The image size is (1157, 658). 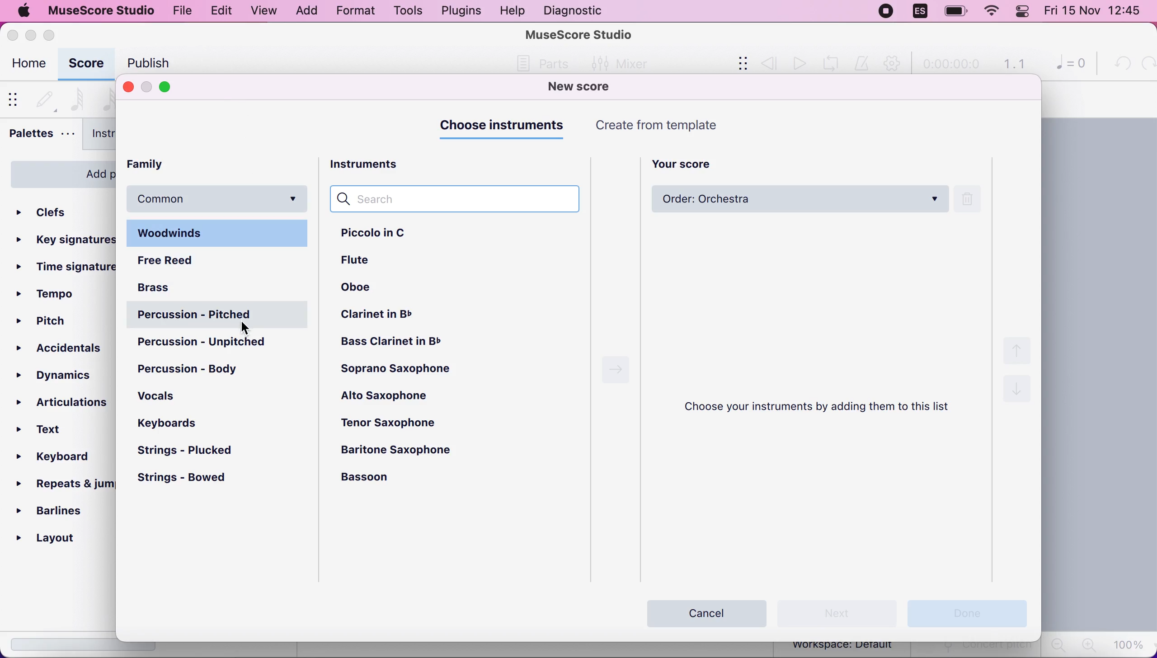 I want to click on ime signatures, so click(x=66, y=268).